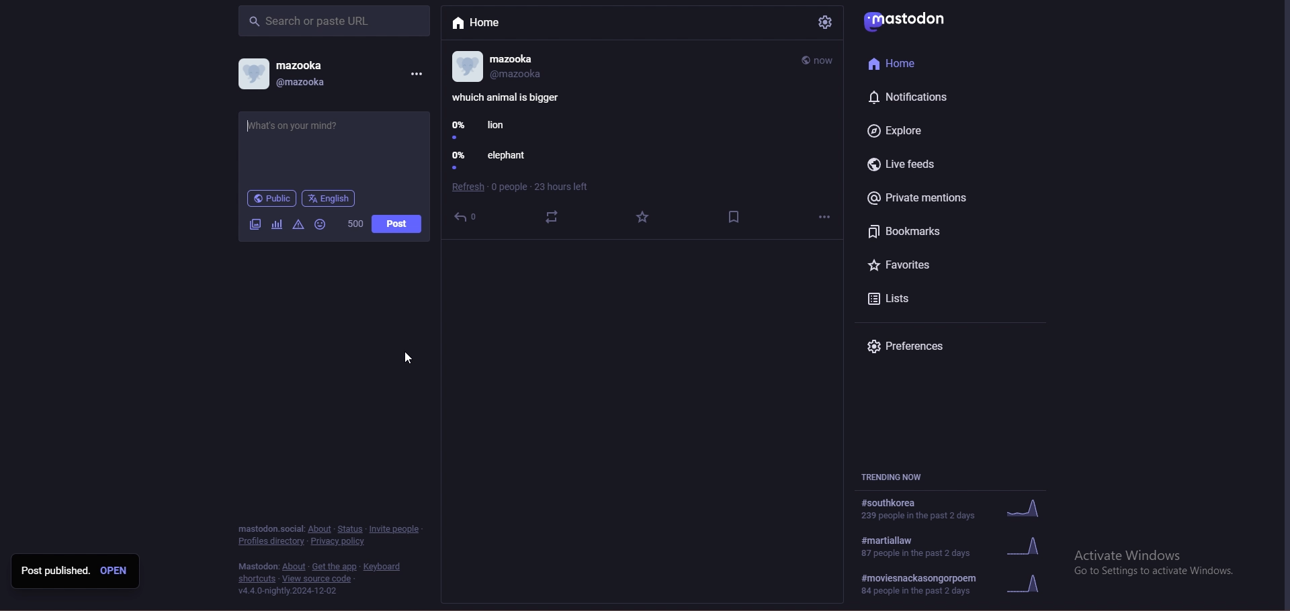 This screenshot has width=1290, height=611. I want to click on @mazooka, so click(305, 82).